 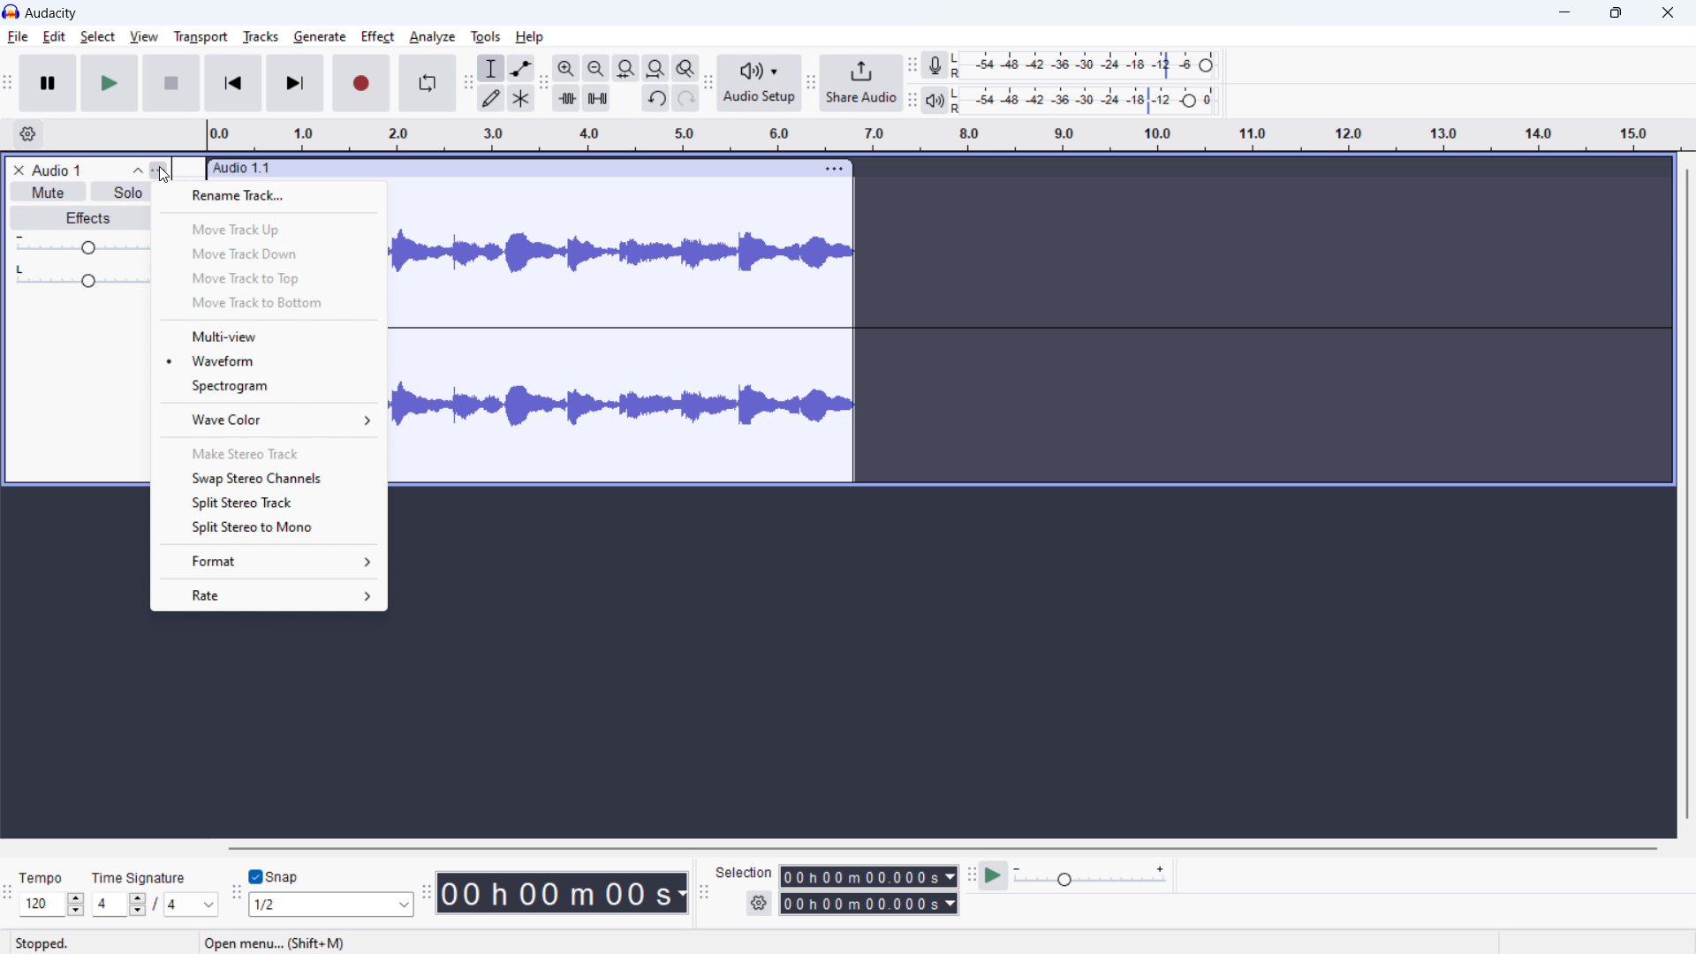 What do you see at coordinates (945, 848) in the screenshot?
I see `horizontal scrollbar` at bounding box center [945, 848].